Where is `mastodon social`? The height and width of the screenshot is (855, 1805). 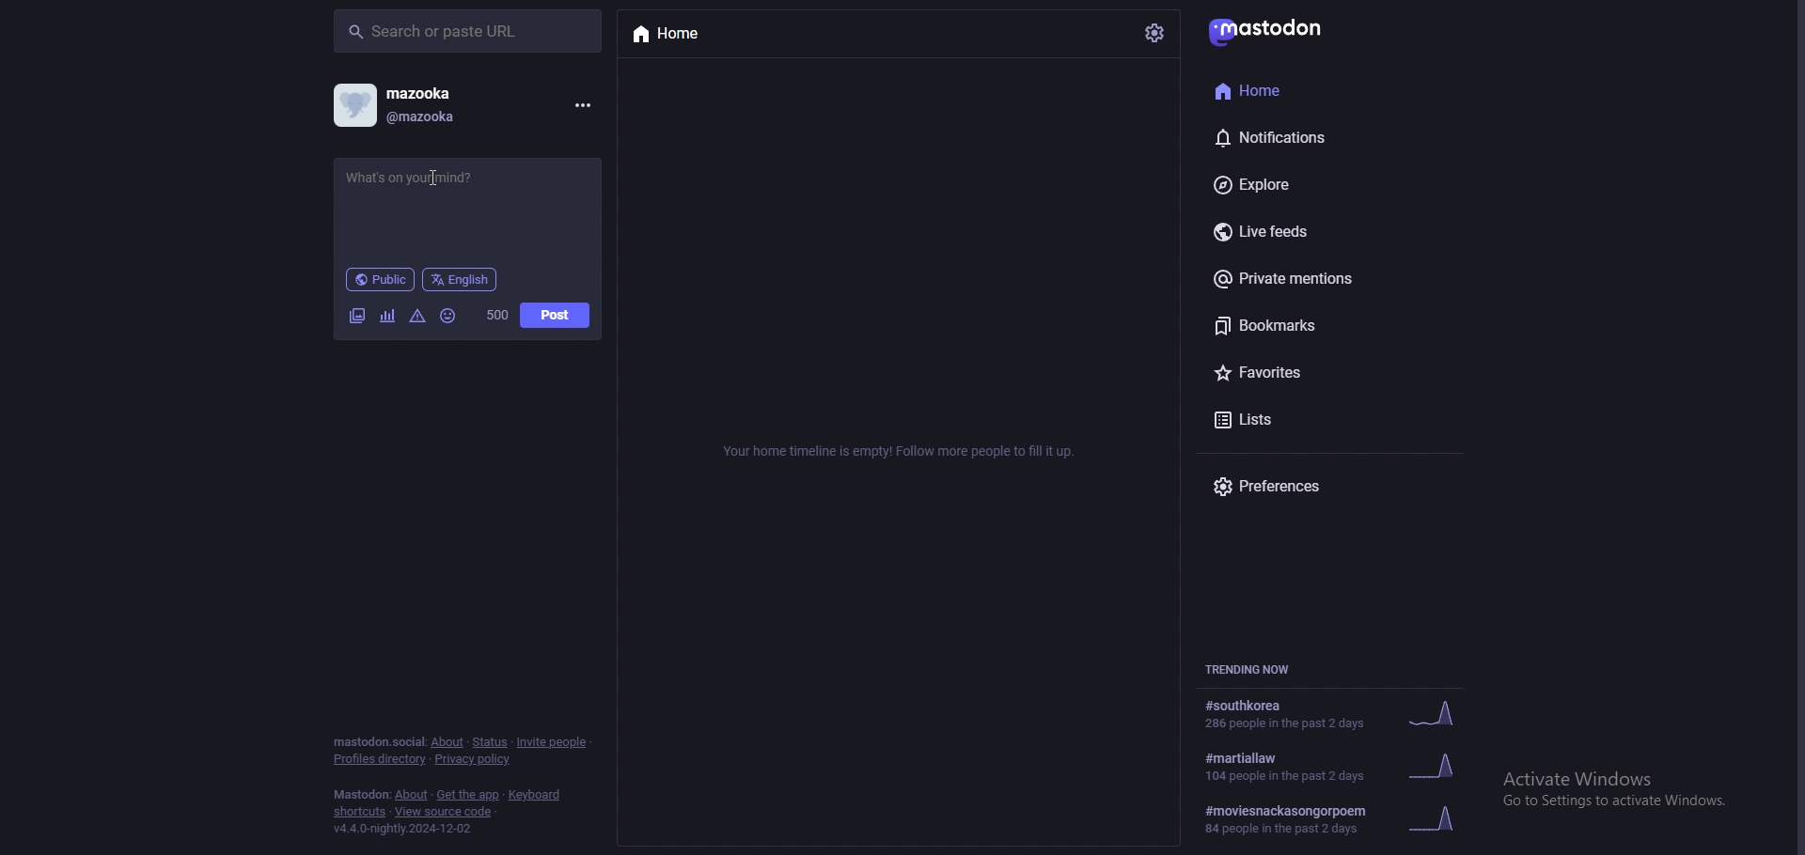 mastodon social is located at coordinates (375, 741).